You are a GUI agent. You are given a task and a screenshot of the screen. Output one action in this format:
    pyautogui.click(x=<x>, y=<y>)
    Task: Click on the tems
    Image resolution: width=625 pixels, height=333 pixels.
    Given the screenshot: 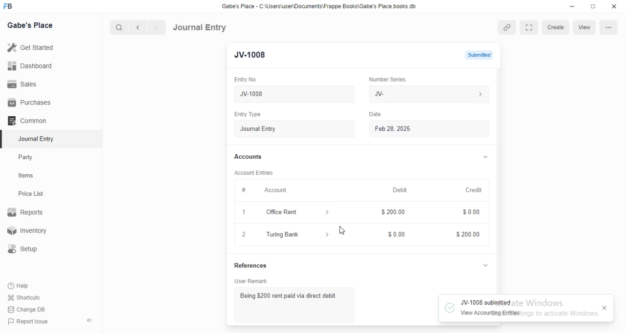 What is the action you would take?
    pyautogui.click(x=30, y=176)
    